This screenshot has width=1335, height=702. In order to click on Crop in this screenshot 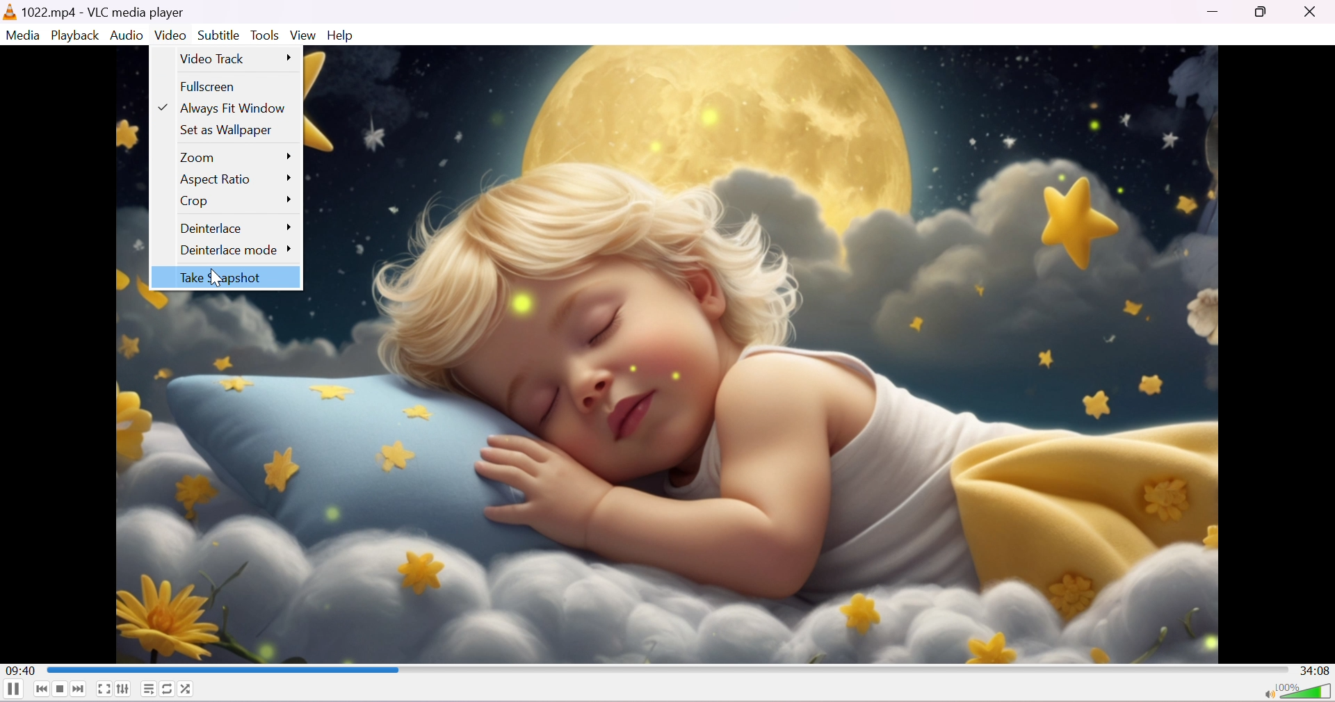, I will do `click(237, 199)`.